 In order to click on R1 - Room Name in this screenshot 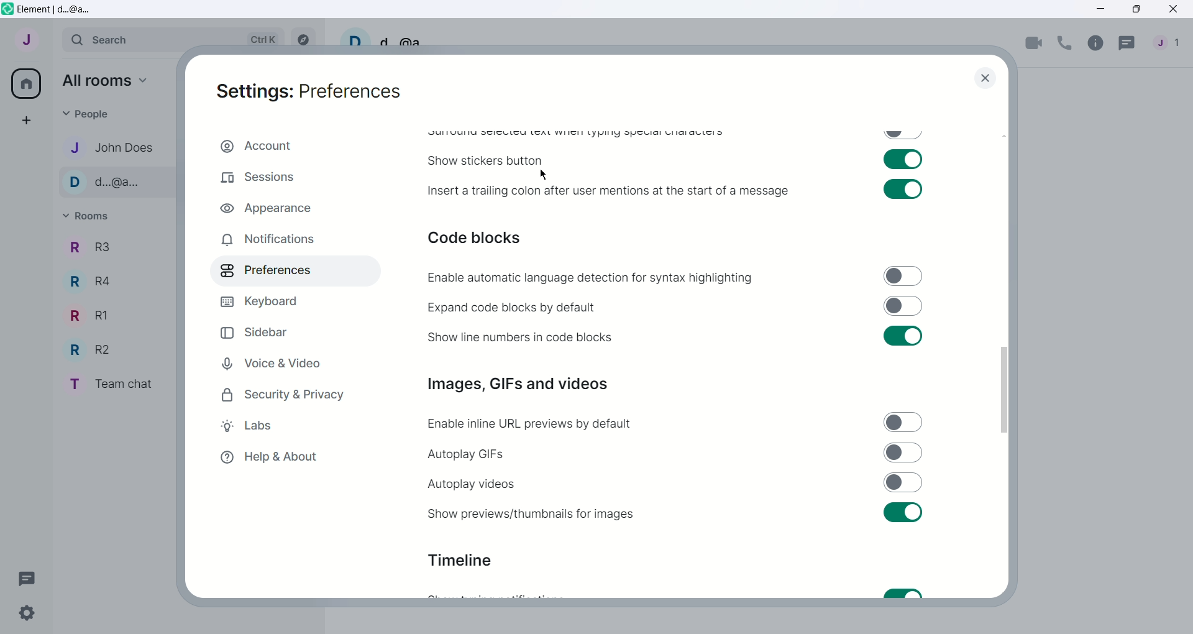, I will do `click(91, 315)`.